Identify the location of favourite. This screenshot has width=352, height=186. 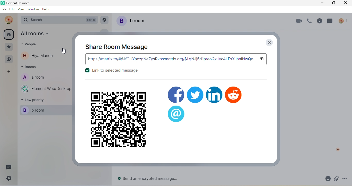
(9, 47).